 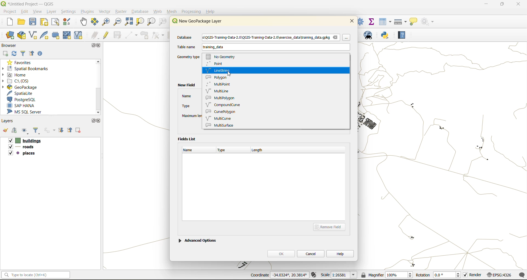 What do you see at coordinates (220, 118) in the screenshot?
I see `multicurve` at bounding box center [220, 118].